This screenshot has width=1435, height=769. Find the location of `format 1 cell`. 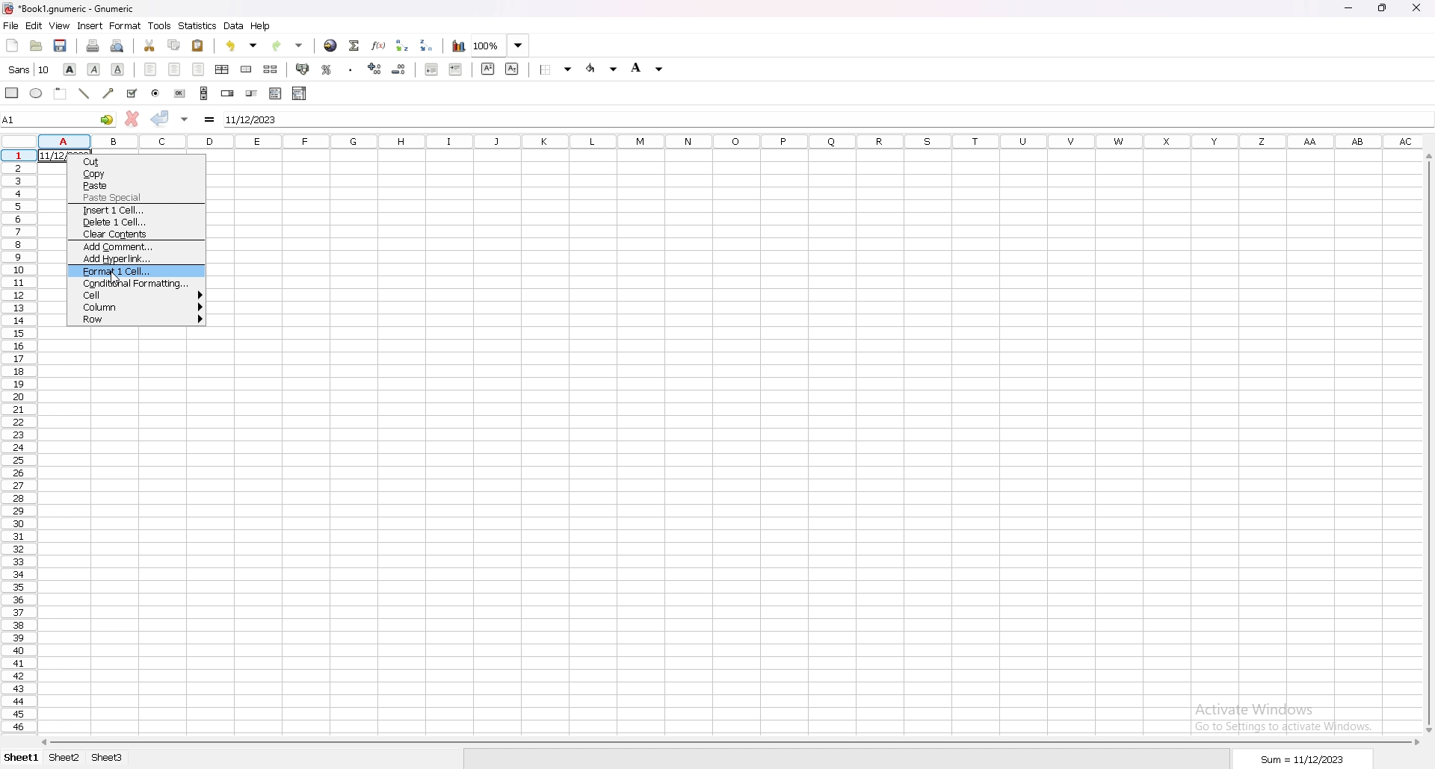

format 1 cell is located at coordinates (135, 272).